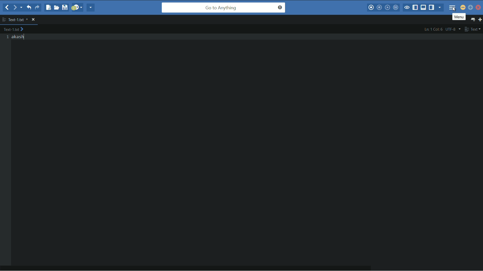 This screenshot has width=483, height=271. Describe the element at coordinates (455, 9) in the screenshot. I see `cursor` at that location.